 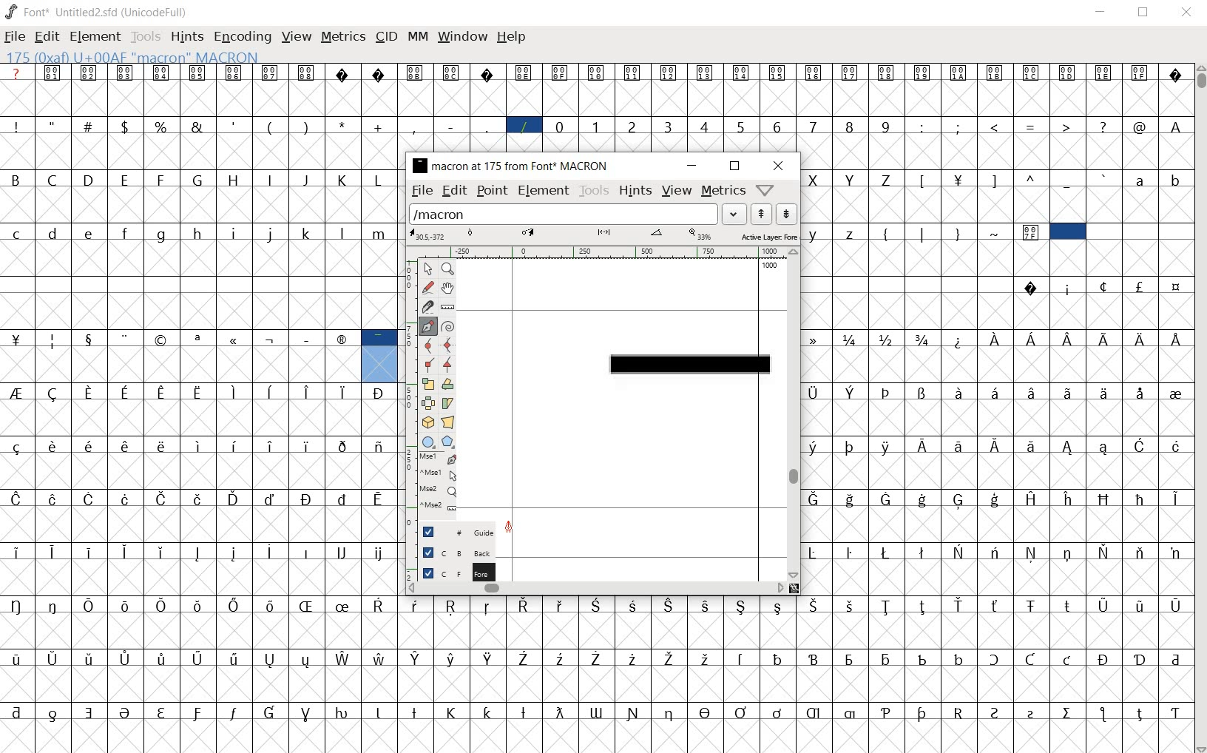 What do you see at coordinates (273, 658) in the screenshot?
I see `Symbol` at bounding box center [273, 658].